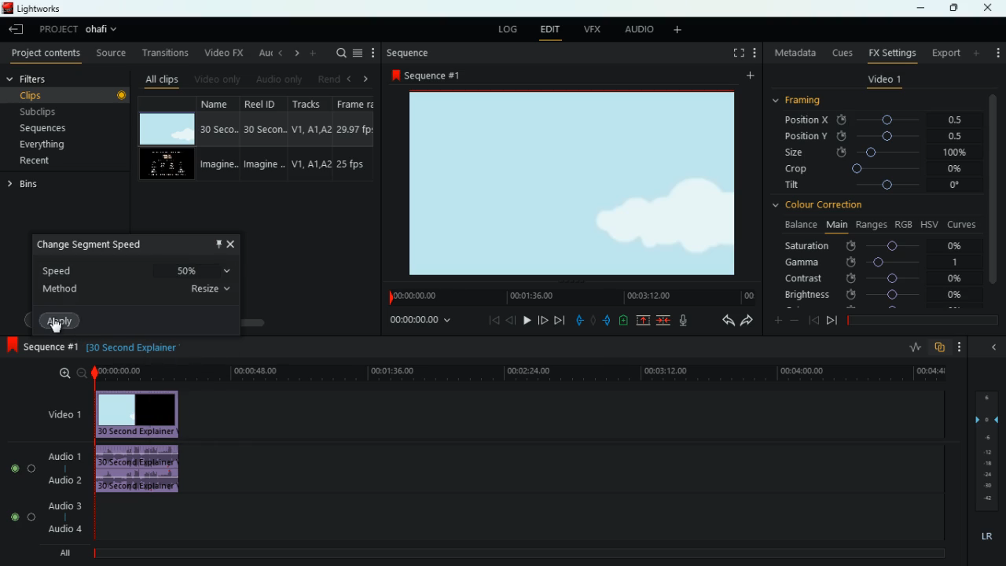 This screenshot has height=566, width=1006. Describe the element at coordinates (168, 129) in the screenshot. I see `video` at that location.